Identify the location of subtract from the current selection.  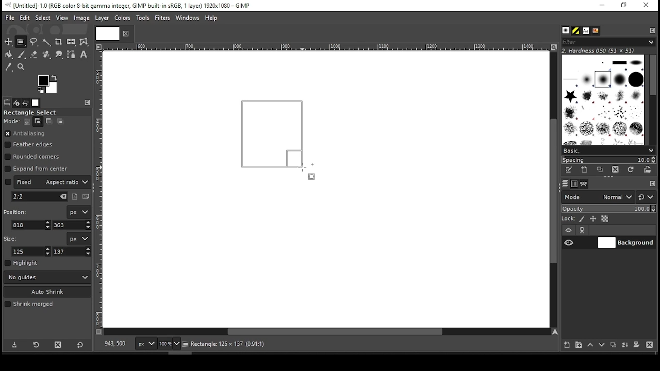
(48, 122).